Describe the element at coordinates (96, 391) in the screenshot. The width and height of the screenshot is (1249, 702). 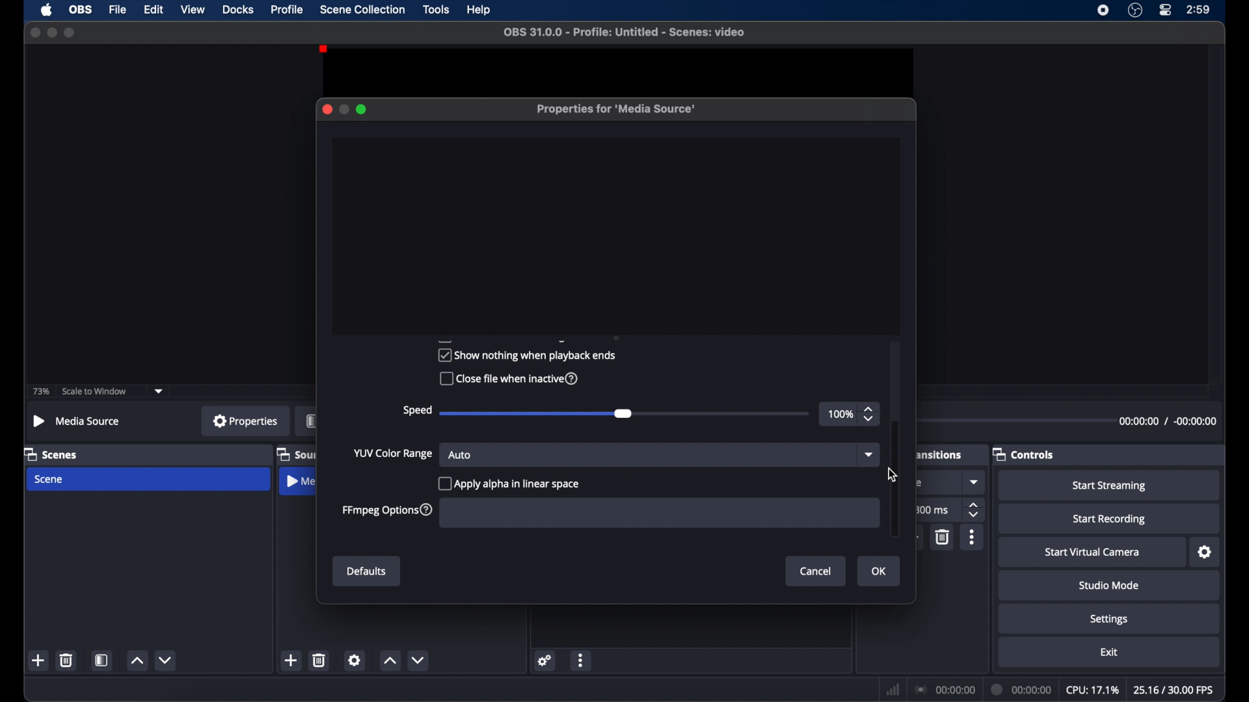
I see `scale to window` at that location.